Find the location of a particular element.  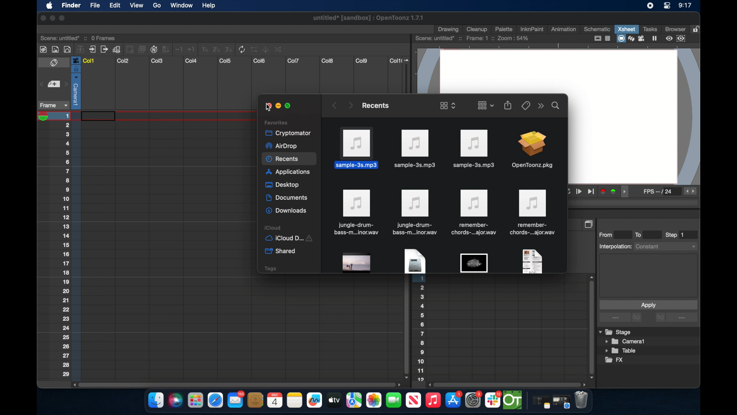

interpolations is located at coordinates (647, 246).